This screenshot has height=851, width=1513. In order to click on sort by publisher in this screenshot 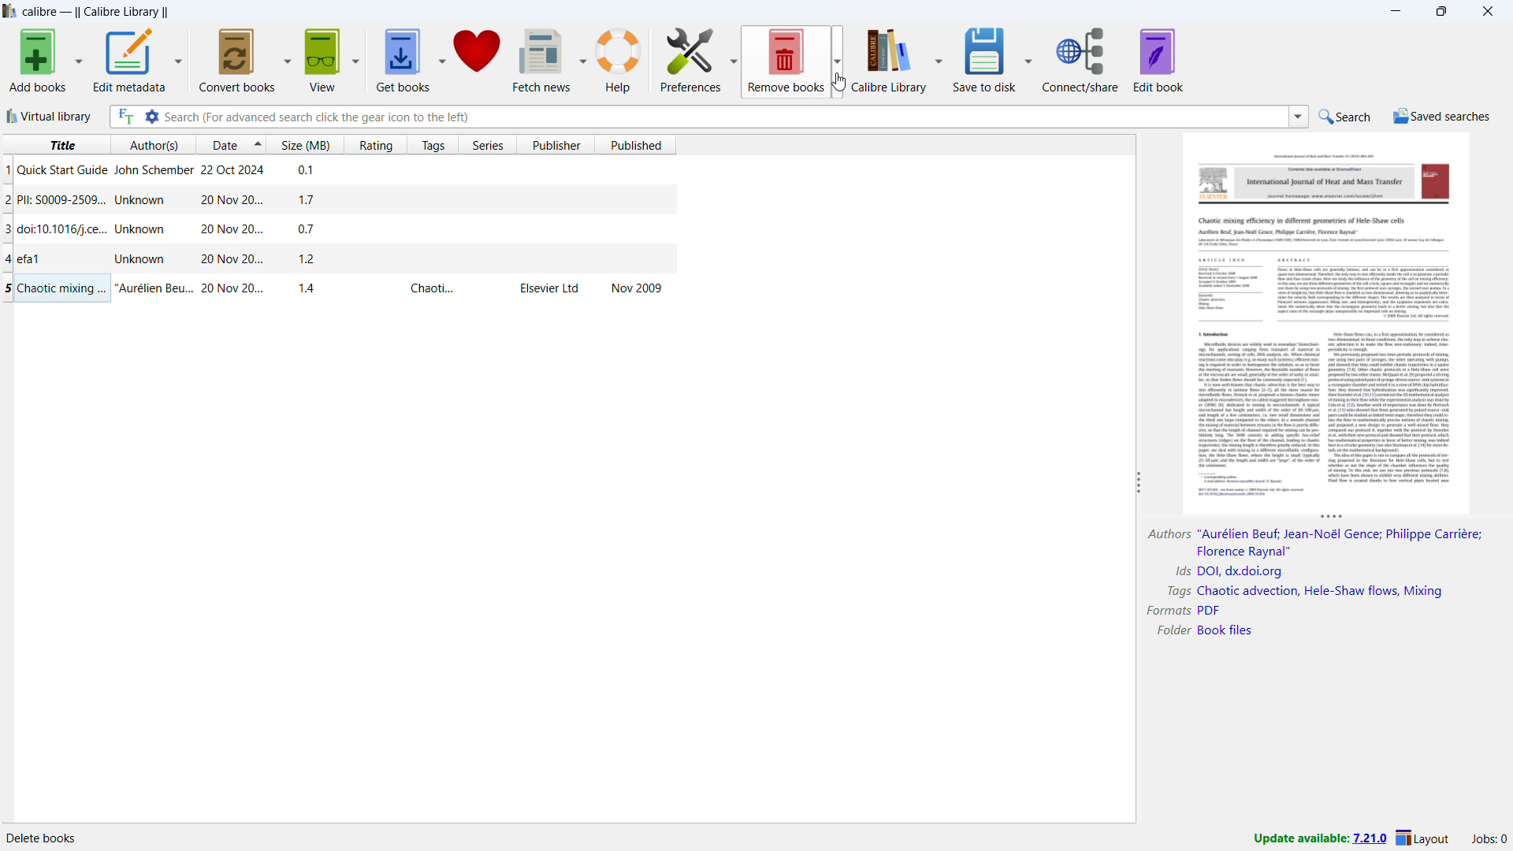, I will do `click(556, 145)`.